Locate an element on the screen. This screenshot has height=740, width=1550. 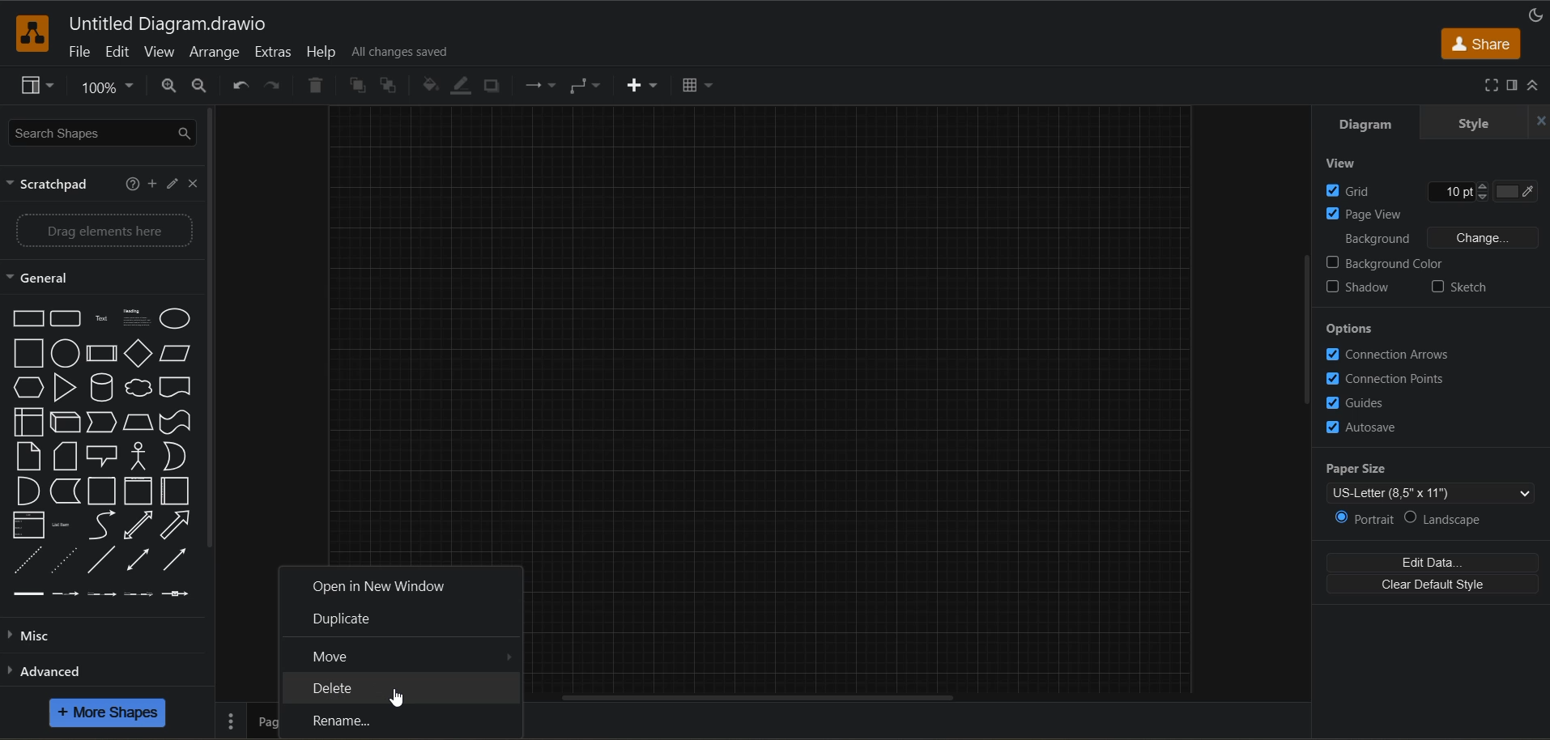
background color is located at coordinates (1386, 263).